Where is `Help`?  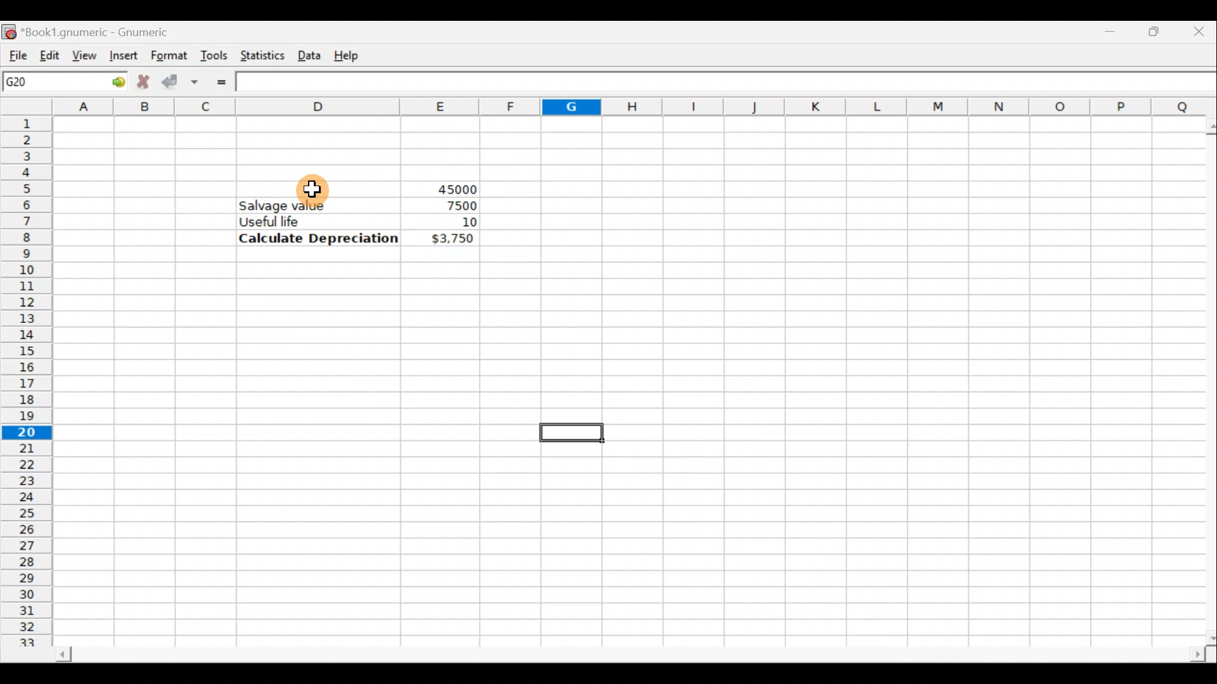
Help is located at coordinates (353, 56).